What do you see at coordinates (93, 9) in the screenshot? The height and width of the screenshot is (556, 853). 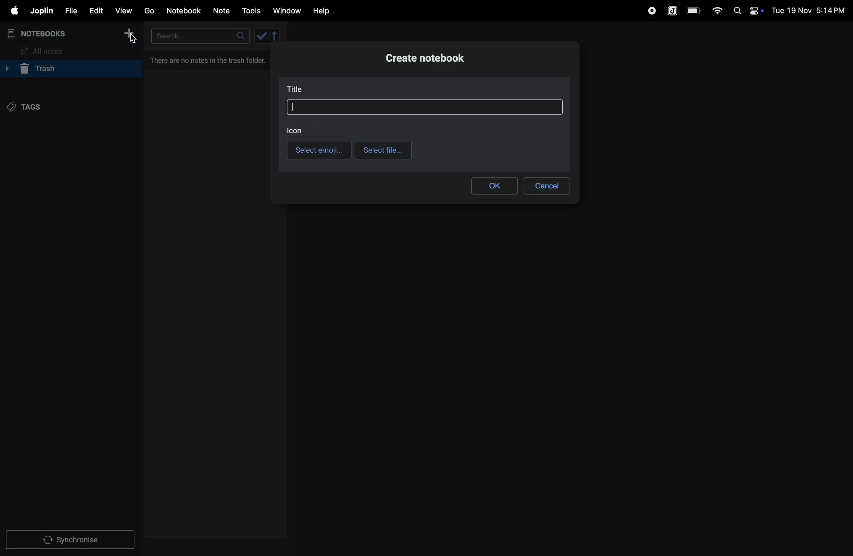 I see `edit` at bounding box center [93, 9].